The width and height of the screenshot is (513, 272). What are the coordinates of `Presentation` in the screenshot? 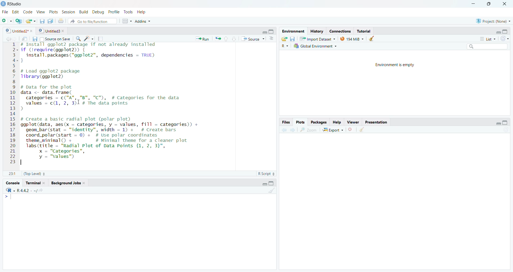 It's located at (376, 122).